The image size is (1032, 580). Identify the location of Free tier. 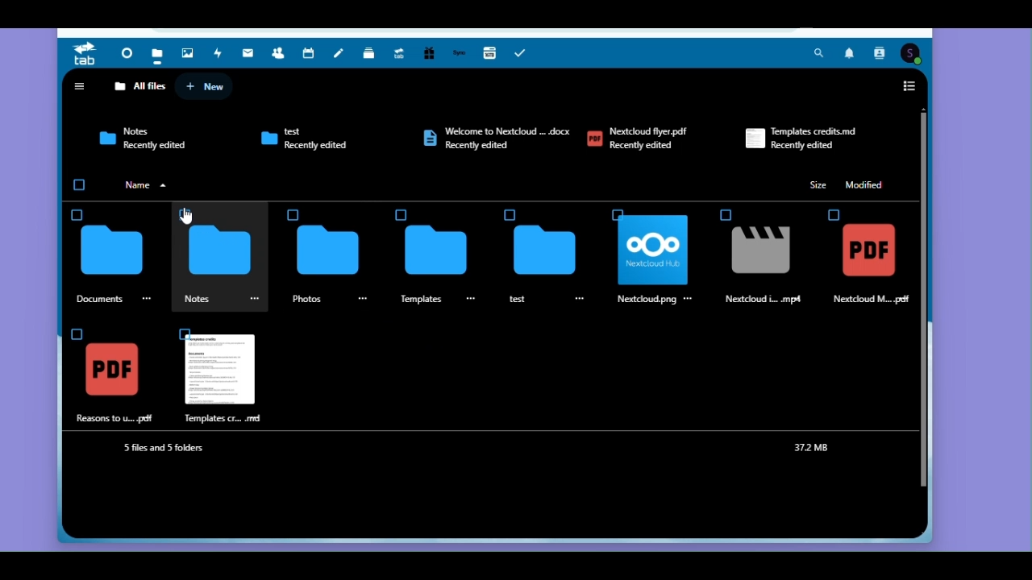
(428, 54).